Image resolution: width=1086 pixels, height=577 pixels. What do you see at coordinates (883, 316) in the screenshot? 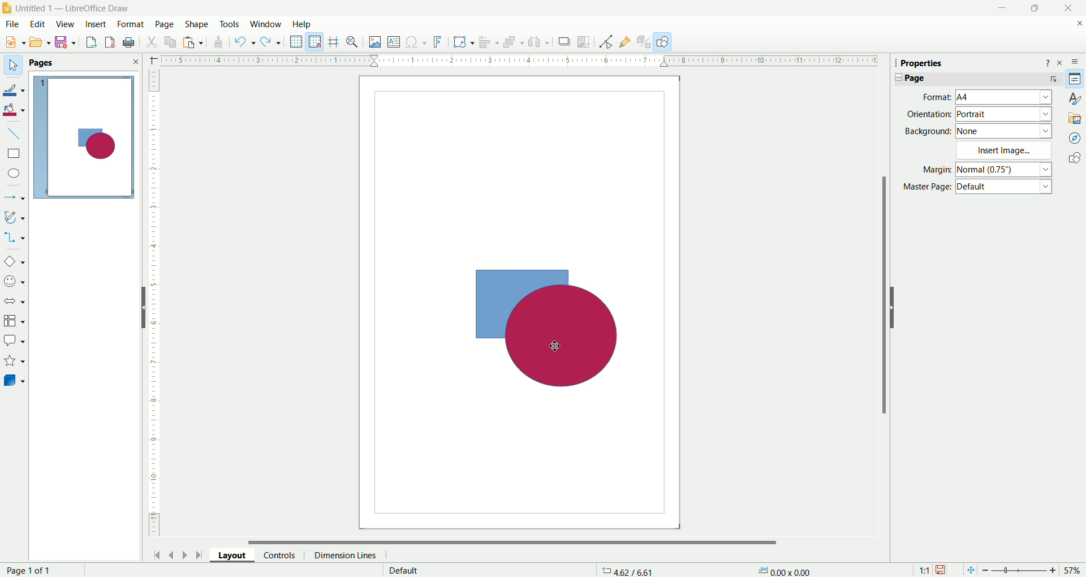
I see `vertical scroll bar` at bounding box center [883, 316].